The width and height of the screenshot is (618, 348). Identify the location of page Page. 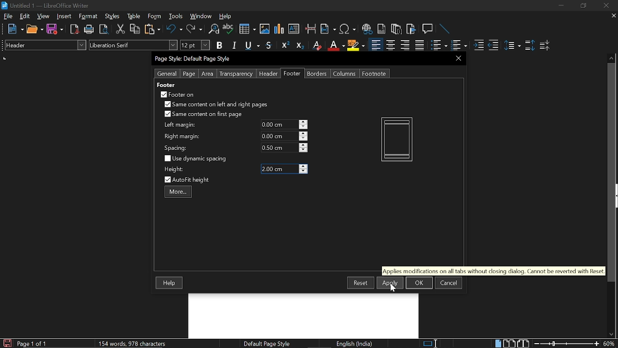
(189, 74).